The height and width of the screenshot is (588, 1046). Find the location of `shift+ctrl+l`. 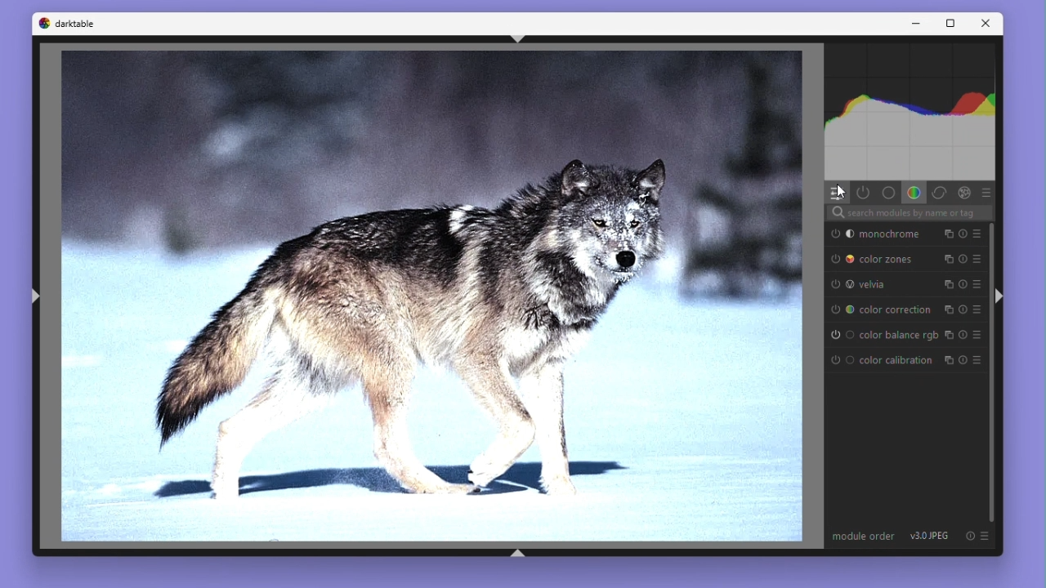

shift+ctrl+l is located at coordinates (41, 296).